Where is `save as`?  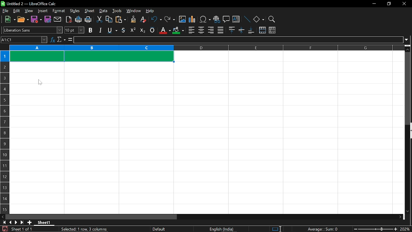
save as is located at coordinates (48, 19).